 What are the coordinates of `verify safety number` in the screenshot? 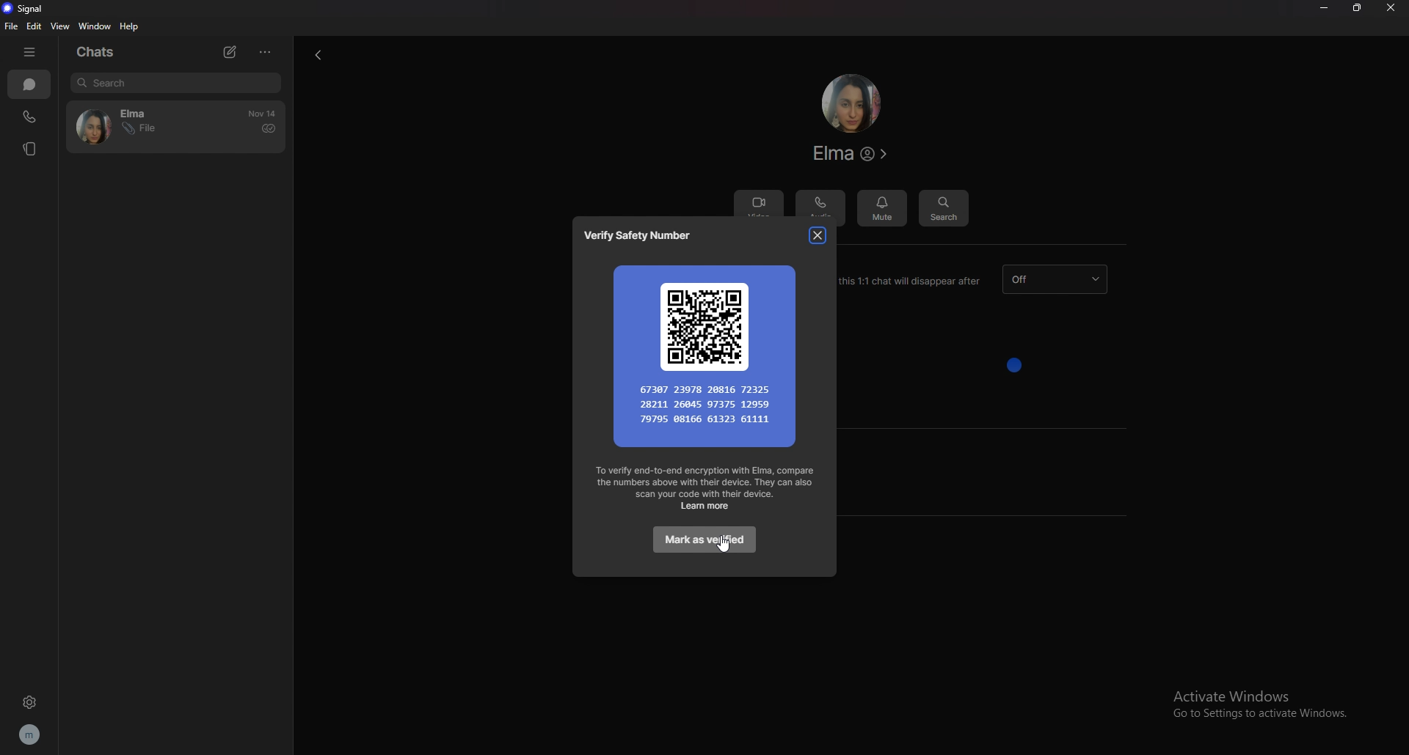 It's located at (643, 236).